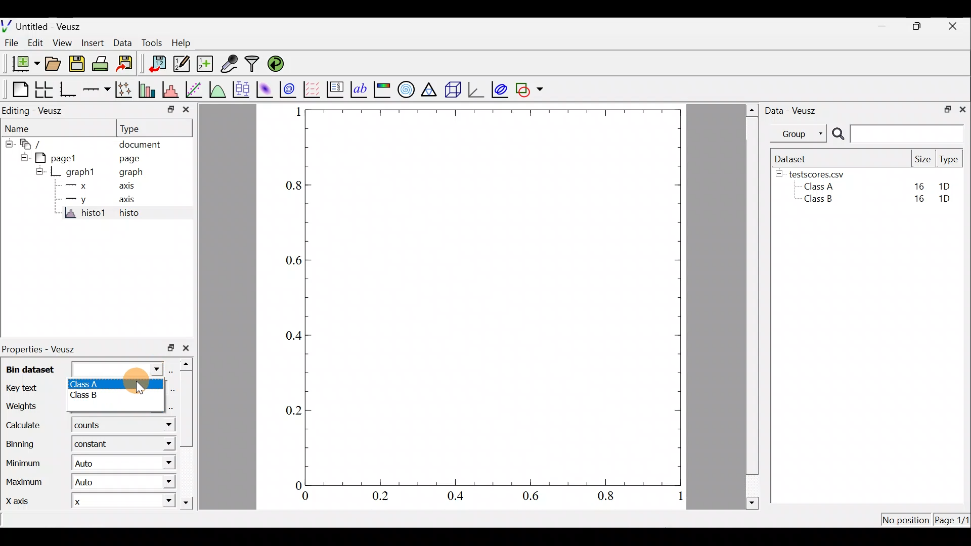  What do you see at coordinates (793, 158) in the screenshot?
I see `Dataset` at bounding box center [793, 158].